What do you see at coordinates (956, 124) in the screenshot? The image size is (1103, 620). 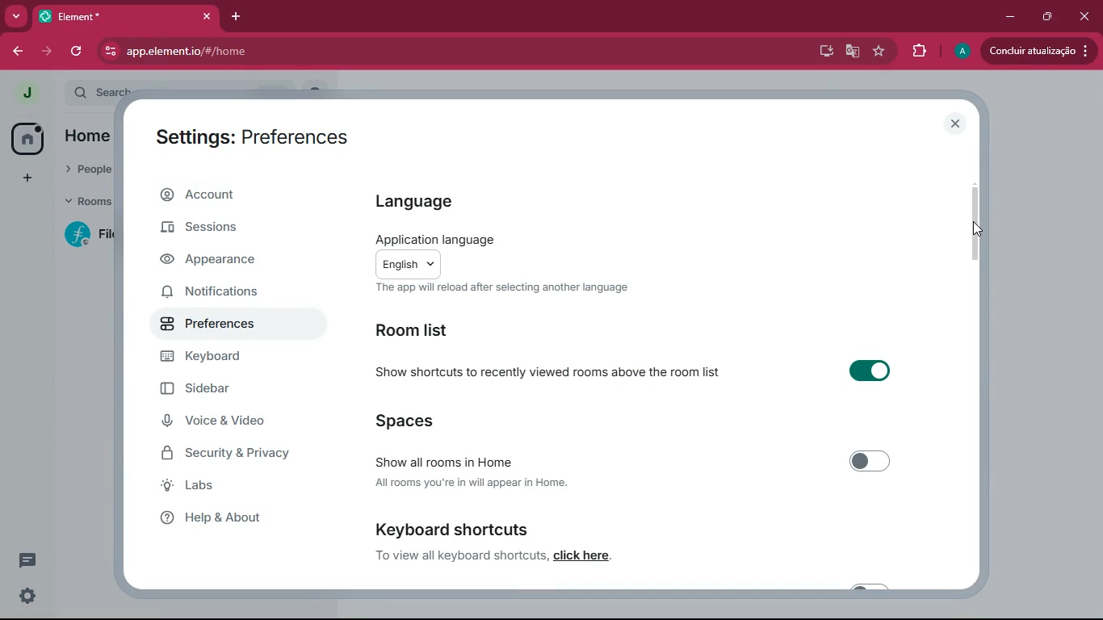 I see `close` at bounding box center [956, 124].